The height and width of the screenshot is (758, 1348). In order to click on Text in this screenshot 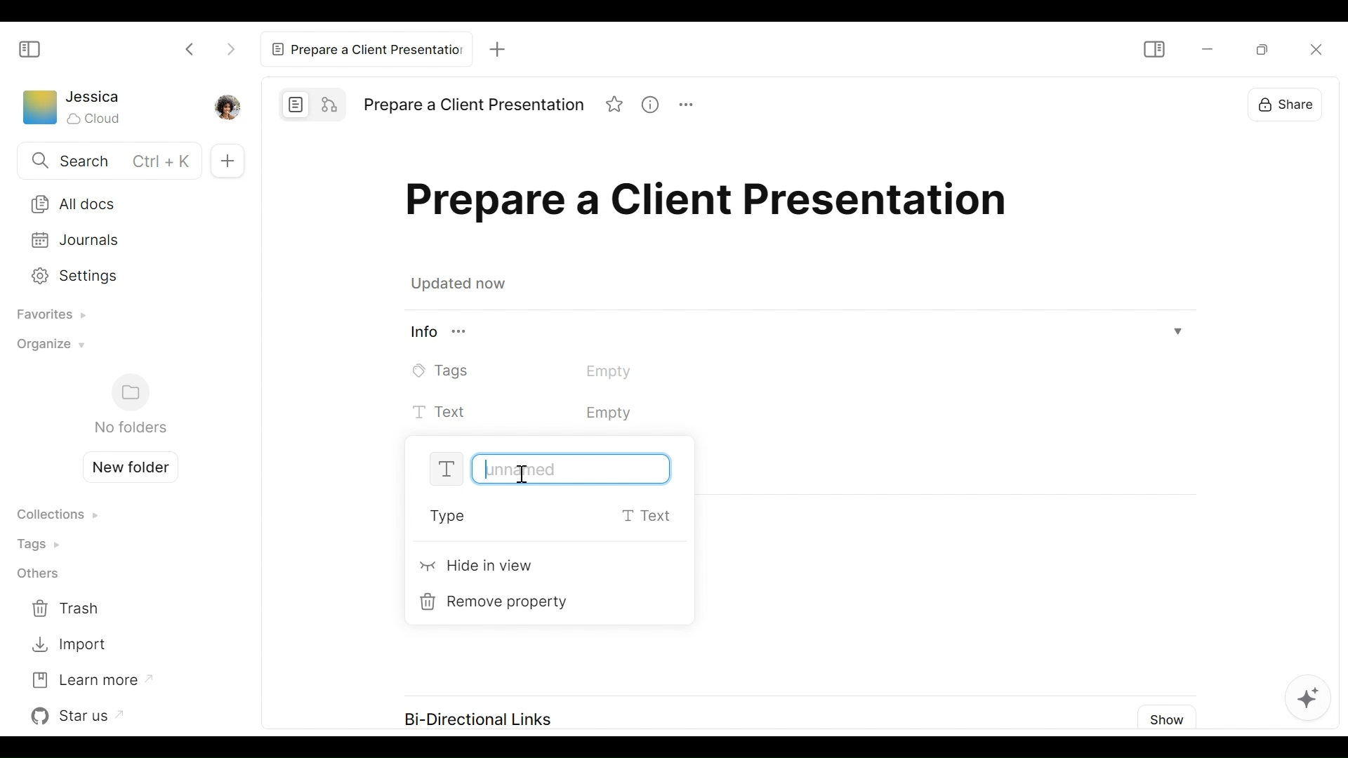, I will do `click(553, 470)`.